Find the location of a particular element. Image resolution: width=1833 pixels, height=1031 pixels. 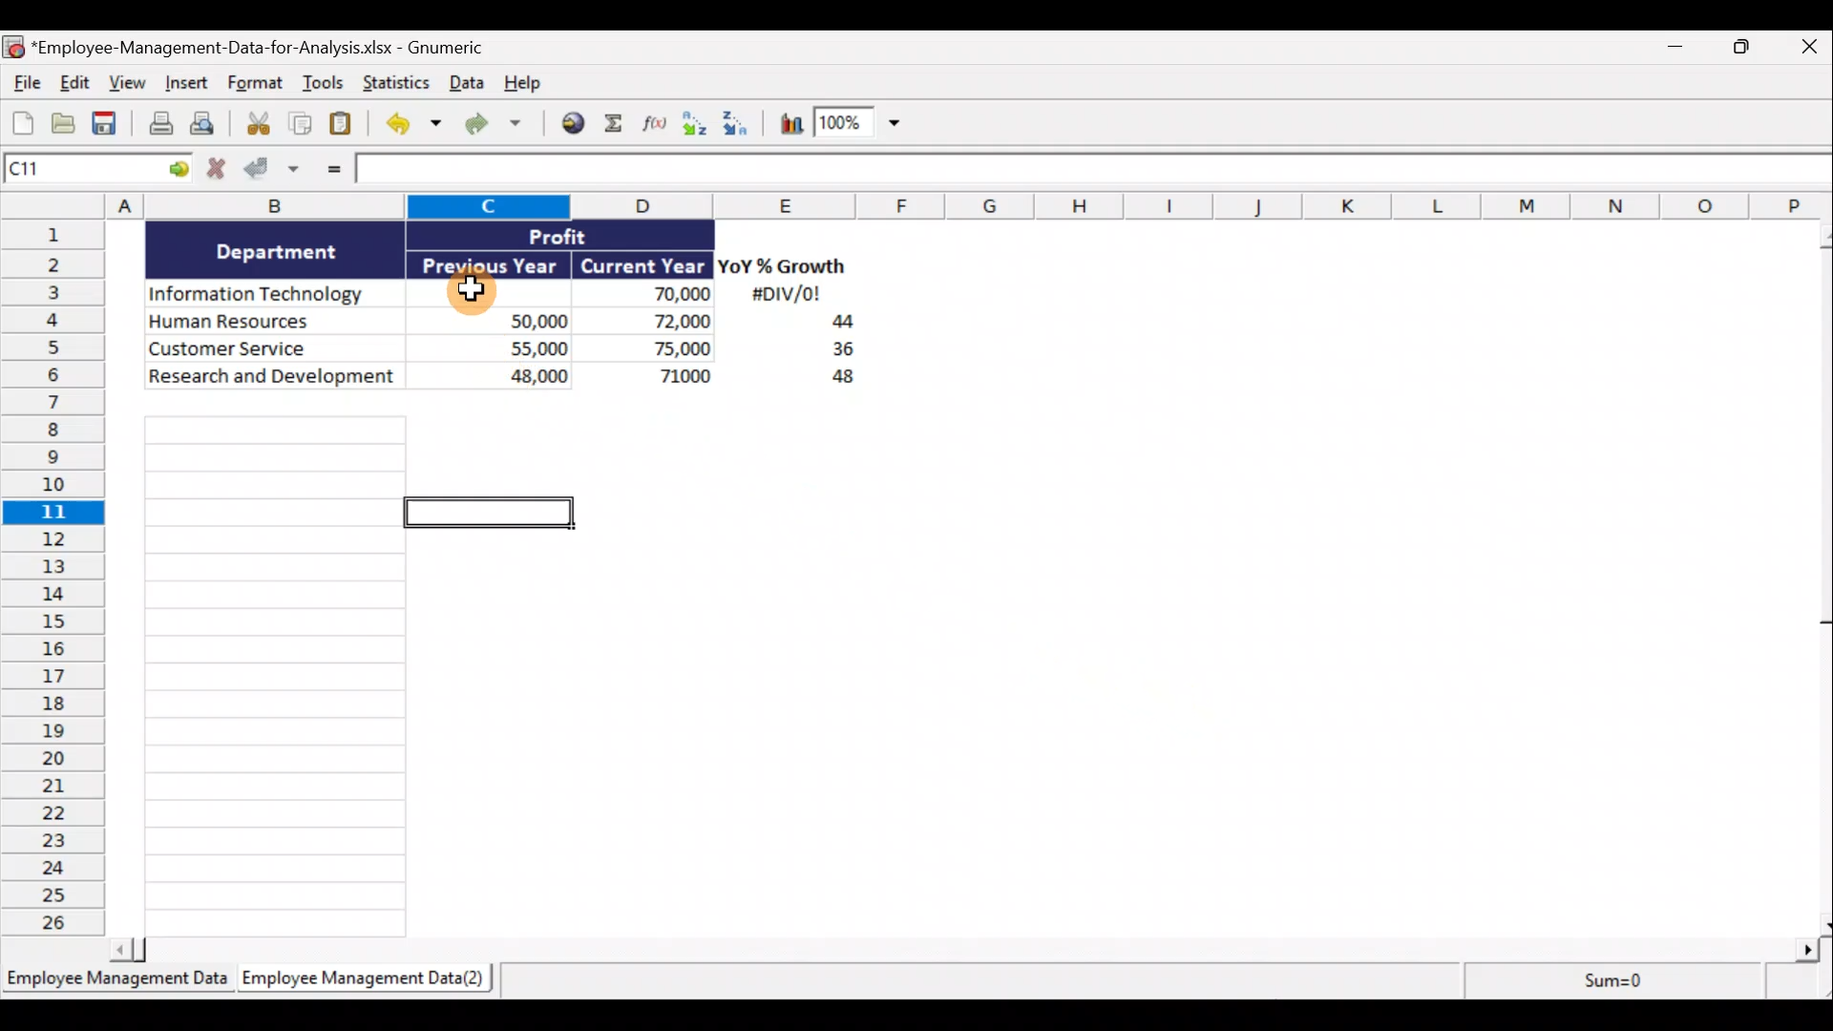

Cells is located at coordinates (950, 668).